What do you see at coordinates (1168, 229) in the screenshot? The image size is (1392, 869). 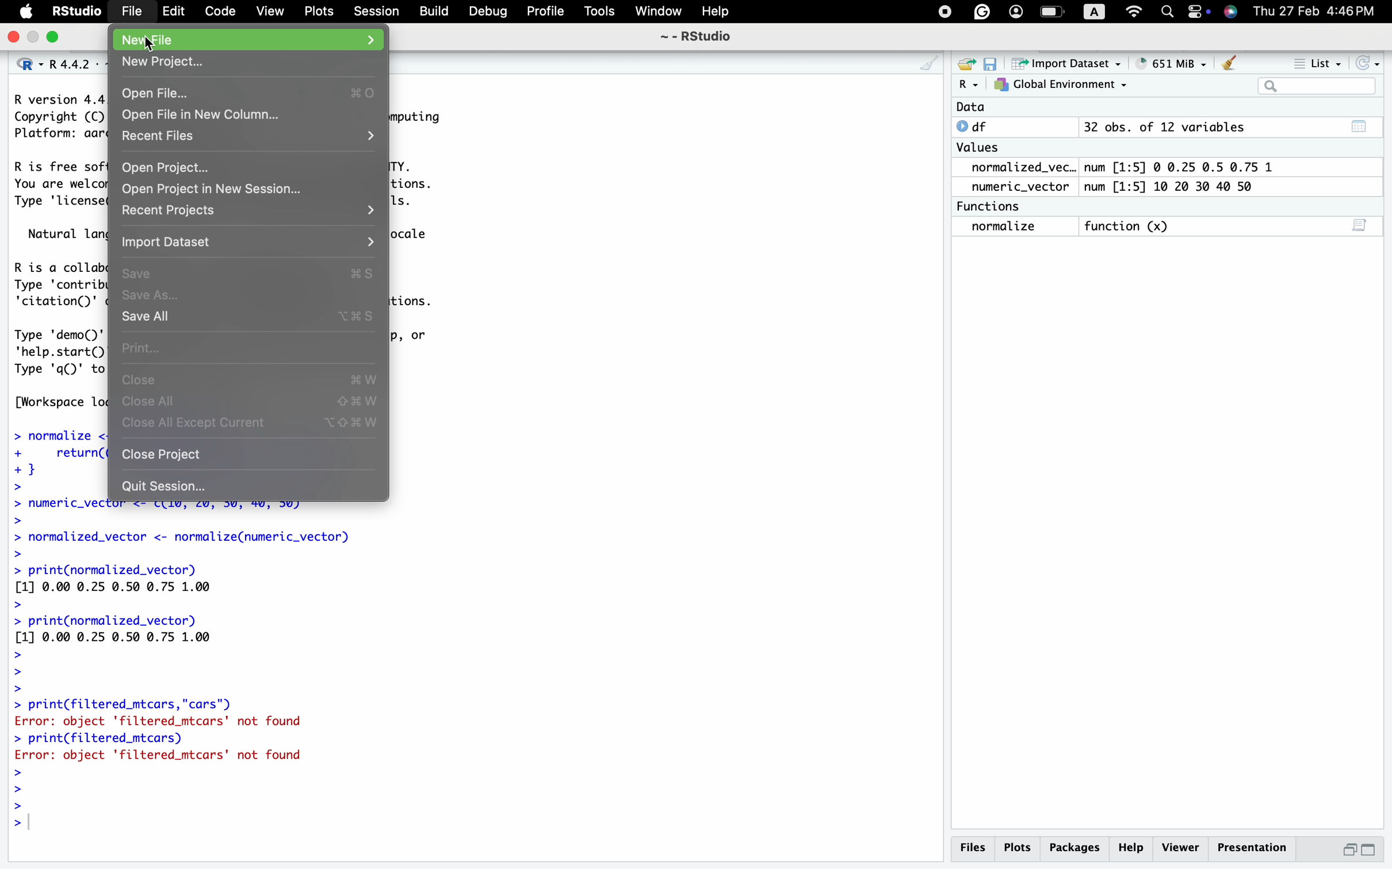 I see `normalize function (x) 3` at bounding box center [1168, 229].